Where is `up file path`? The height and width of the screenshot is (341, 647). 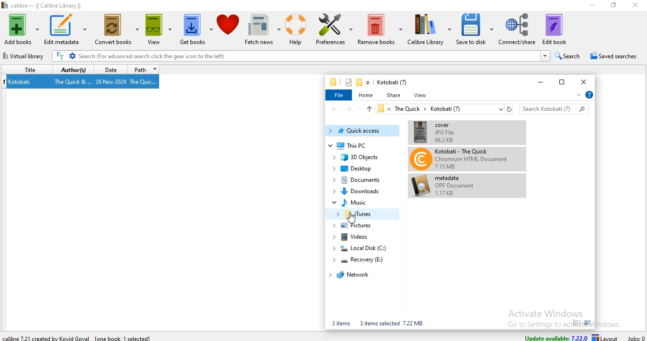 up file path is located at coordinates (368, 109).